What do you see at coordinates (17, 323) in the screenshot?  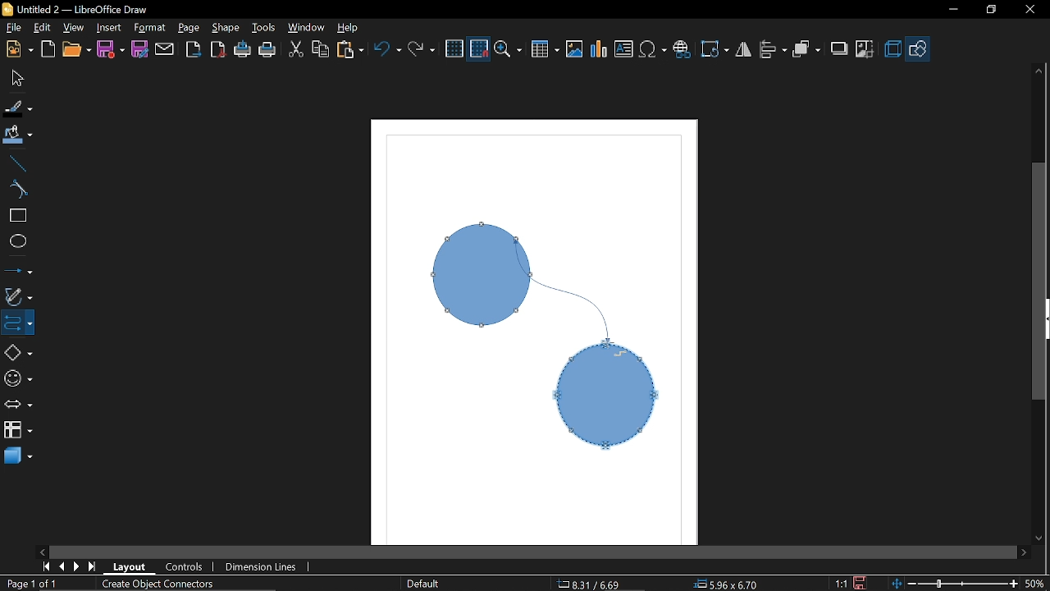 I see `COnnector` at bounding box center [17, 323].